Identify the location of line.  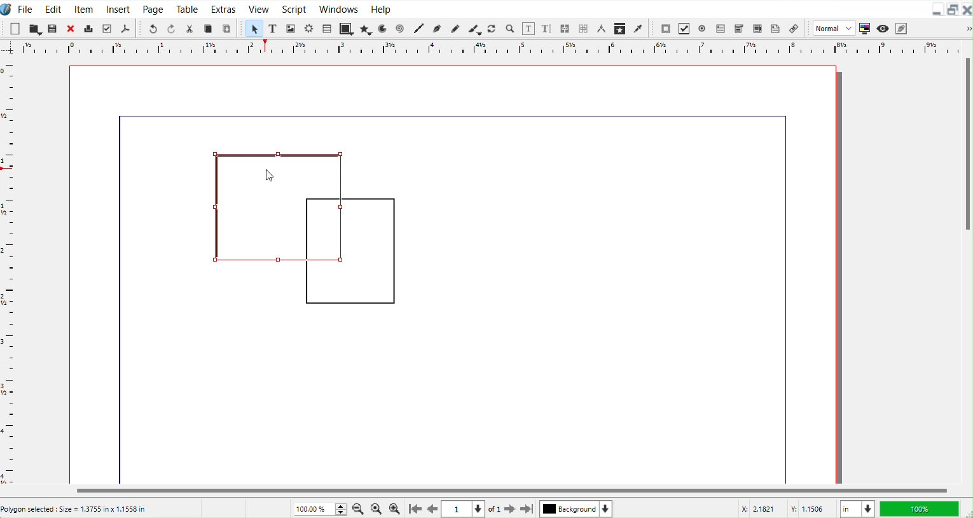
(305, 281).